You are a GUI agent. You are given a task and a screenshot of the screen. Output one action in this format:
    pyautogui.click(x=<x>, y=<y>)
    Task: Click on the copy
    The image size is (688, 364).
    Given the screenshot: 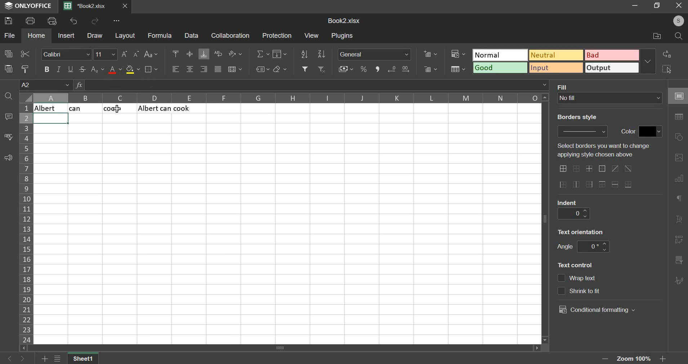 What is the action you would take?
    pyautogui.click(x=8, y=54)
    